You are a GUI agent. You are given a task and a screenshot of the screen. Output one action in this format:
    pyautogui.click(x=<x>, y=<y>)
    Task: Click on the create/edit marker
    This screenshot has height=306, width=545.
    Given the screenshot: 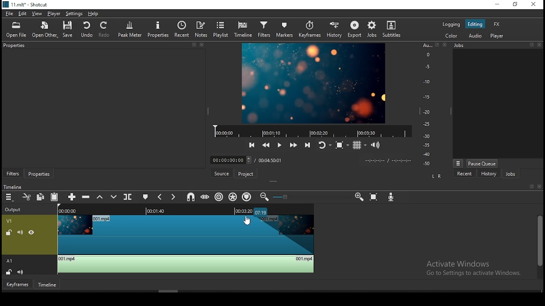 What is the action you would take?
    pyautogui.click(x=145, y=197)
    